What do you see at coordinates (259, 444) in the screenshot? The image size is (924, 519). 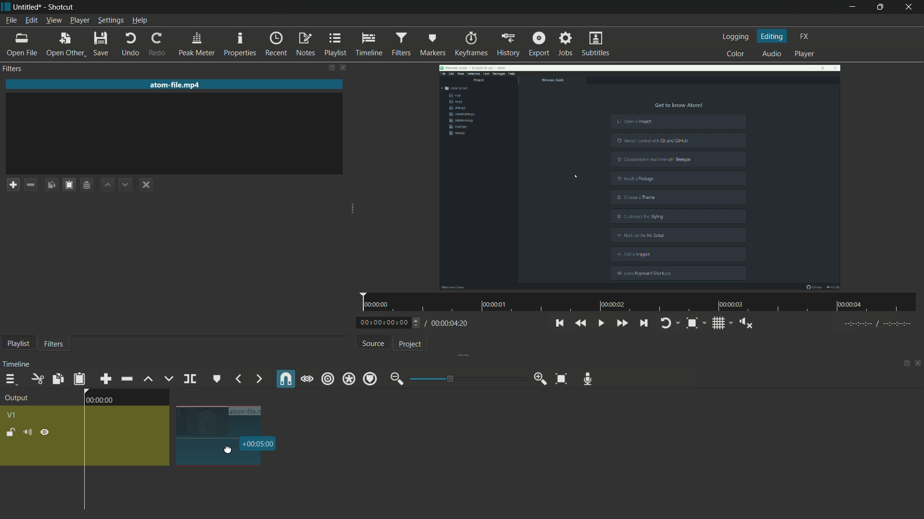 I see `time` at bounding box center [259, 444].